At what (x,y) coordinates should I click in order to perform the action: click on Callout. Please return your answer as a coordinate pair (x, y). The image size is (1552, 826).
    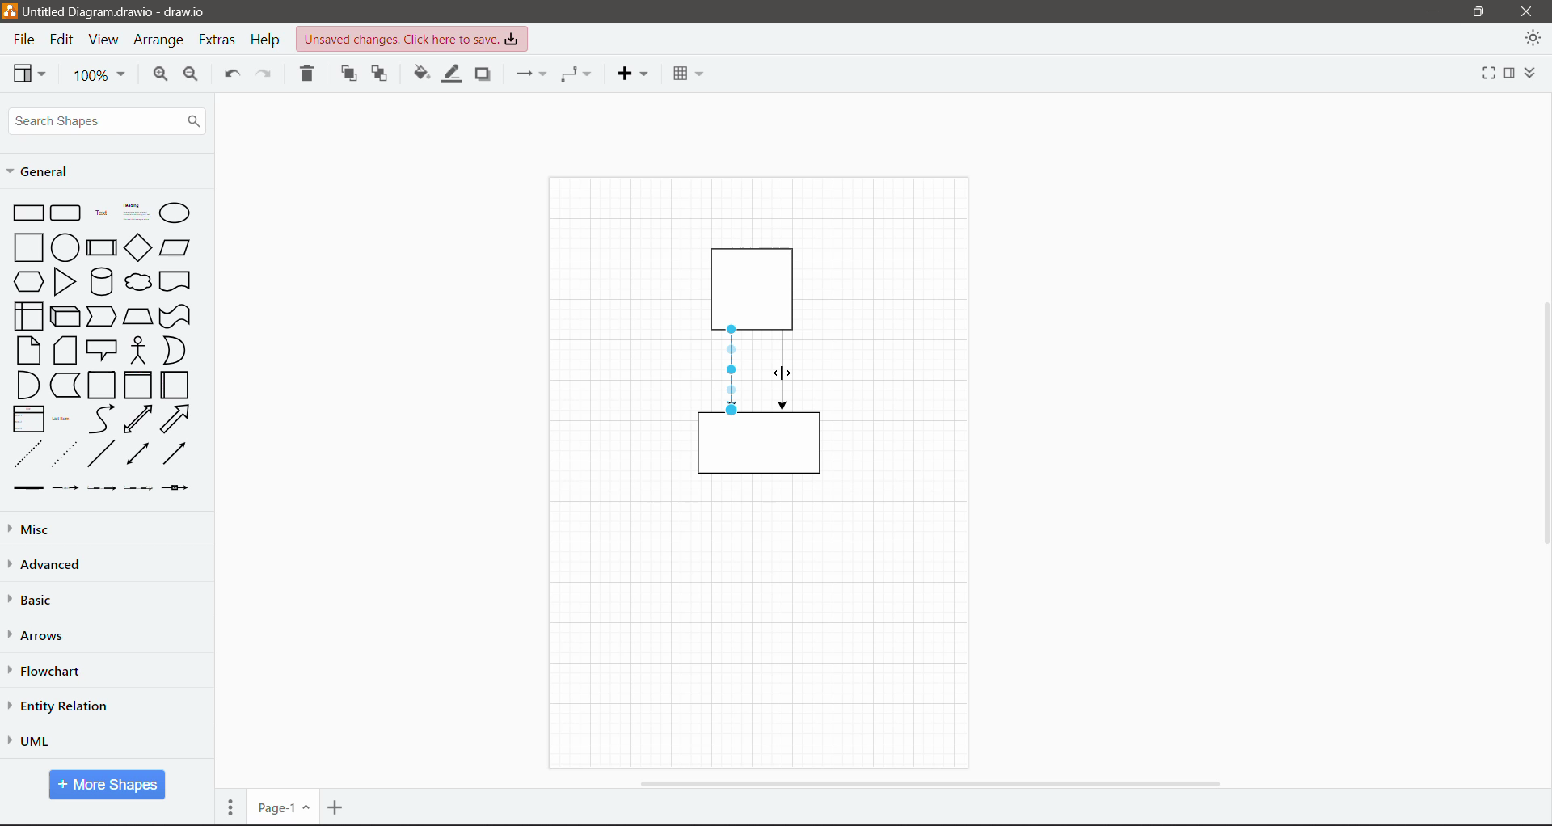
    Looking at the image, I should click on (102, 350).